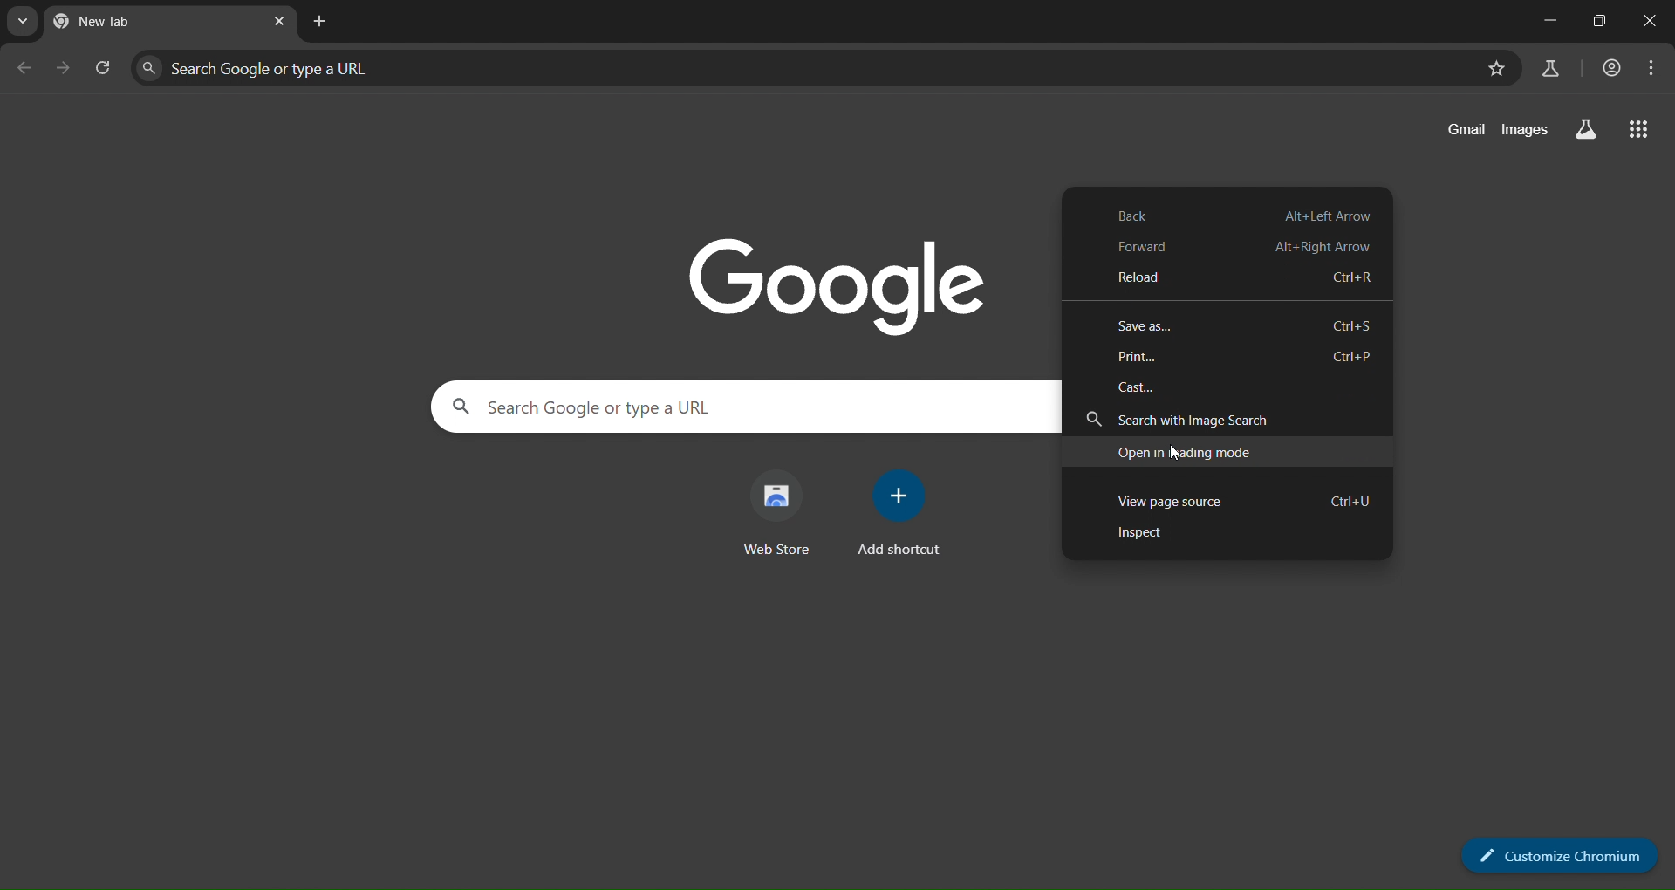 Image resolution: width=1675 pixels, height=890 pixels. I want to click on maximize, so click(1601, 20).